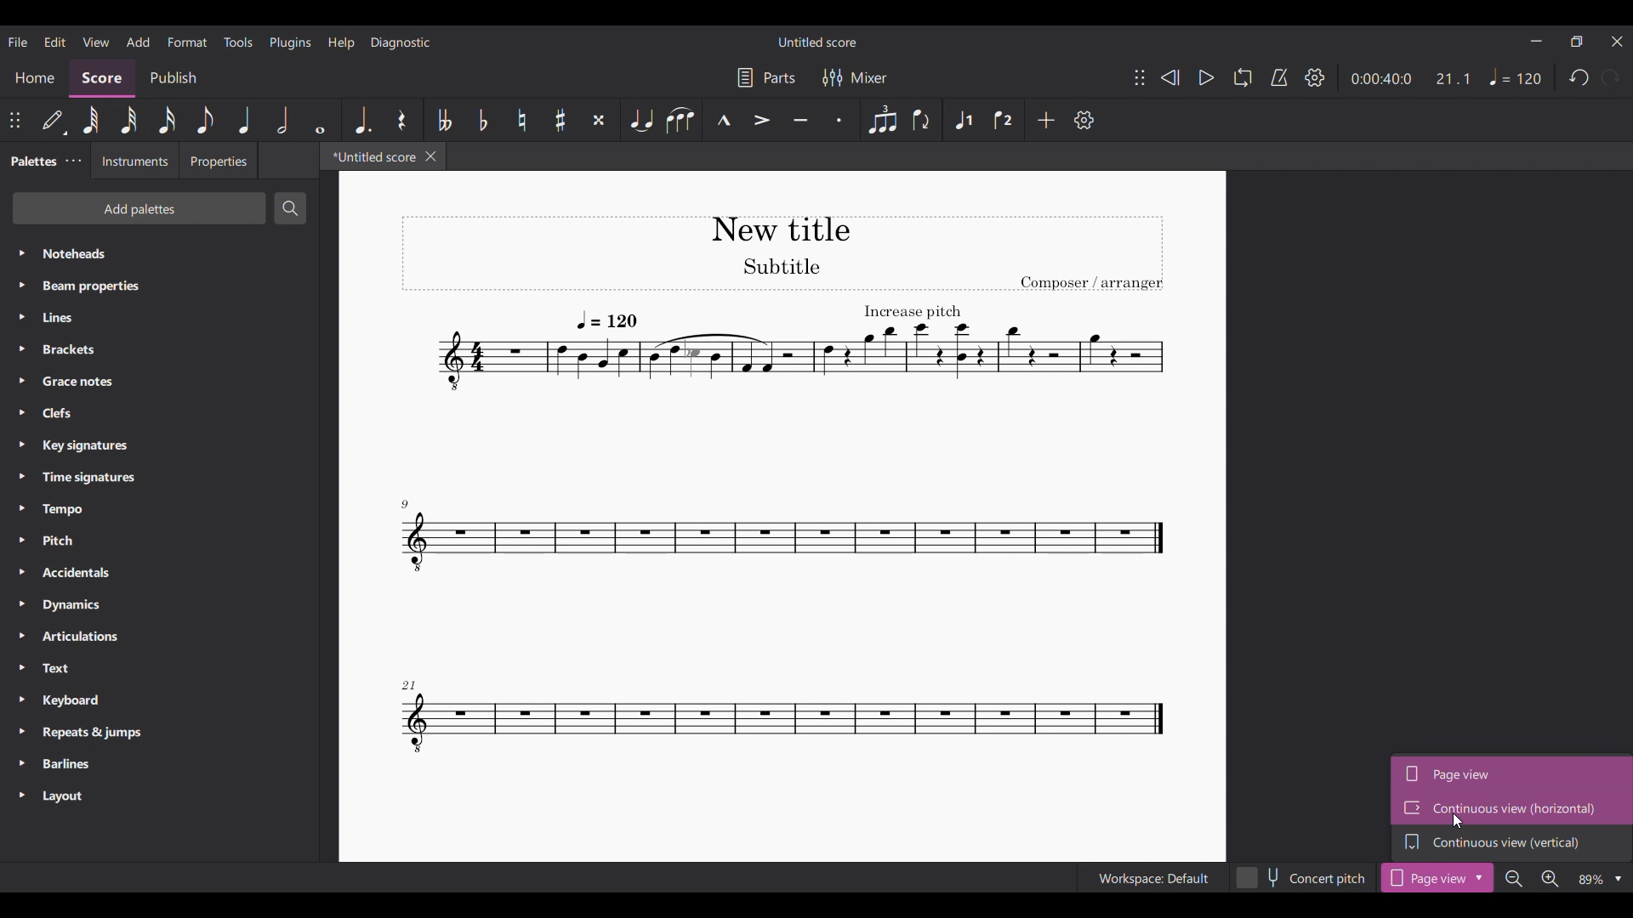  I want to click on Layout, so click(159, 796).